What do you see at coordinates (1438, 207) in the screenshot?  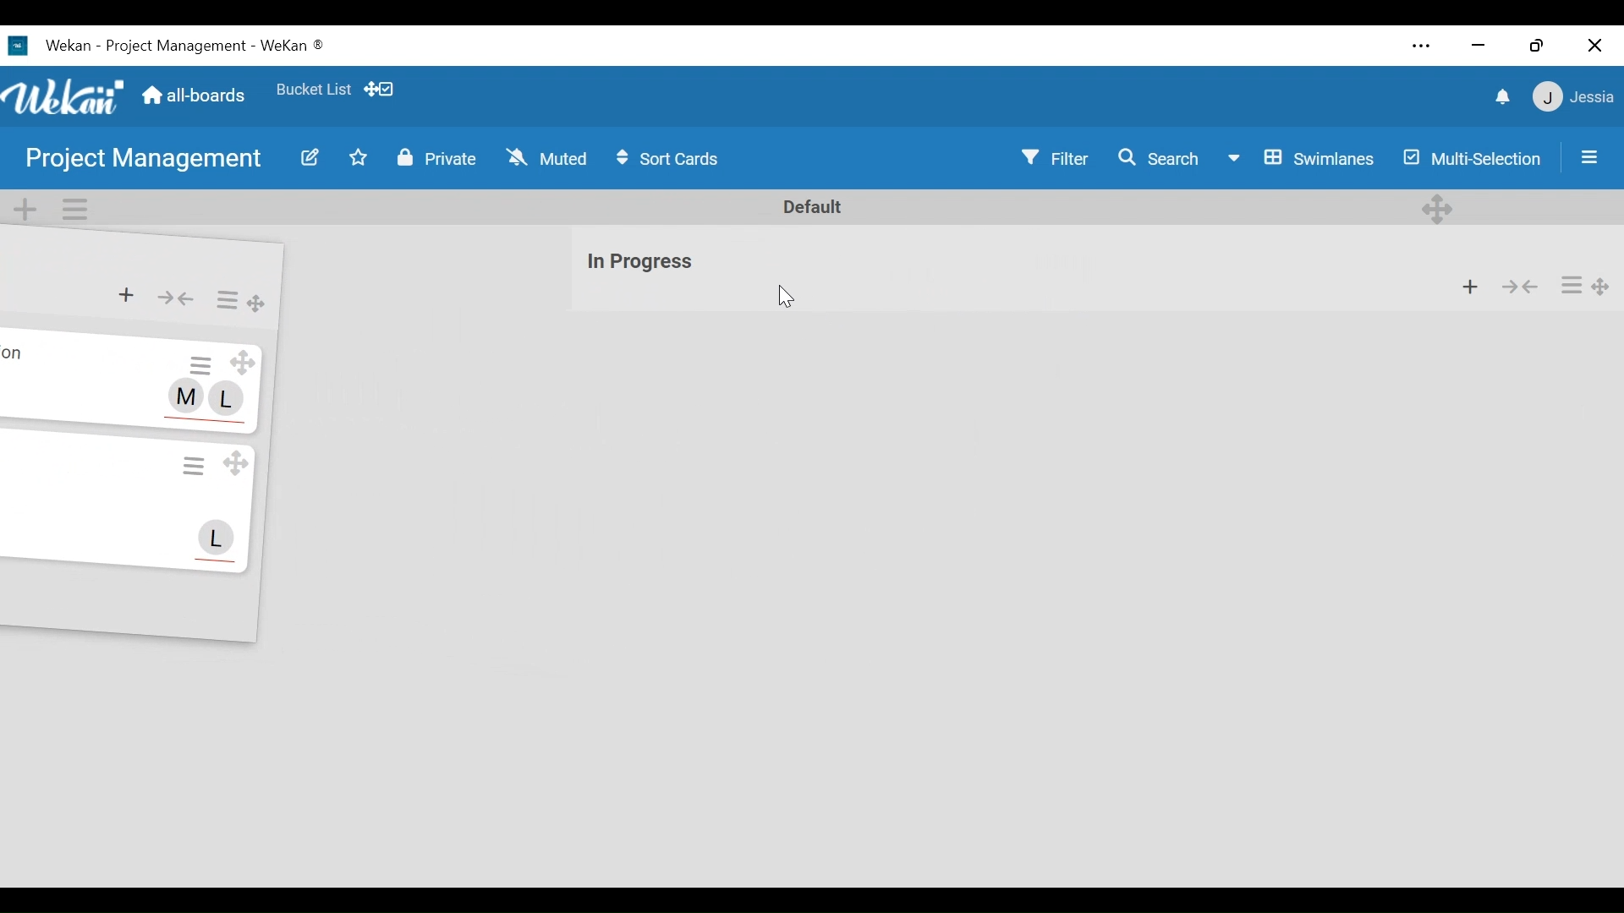 I see `Desktop drag handles` at bounding box center [1438, 207].